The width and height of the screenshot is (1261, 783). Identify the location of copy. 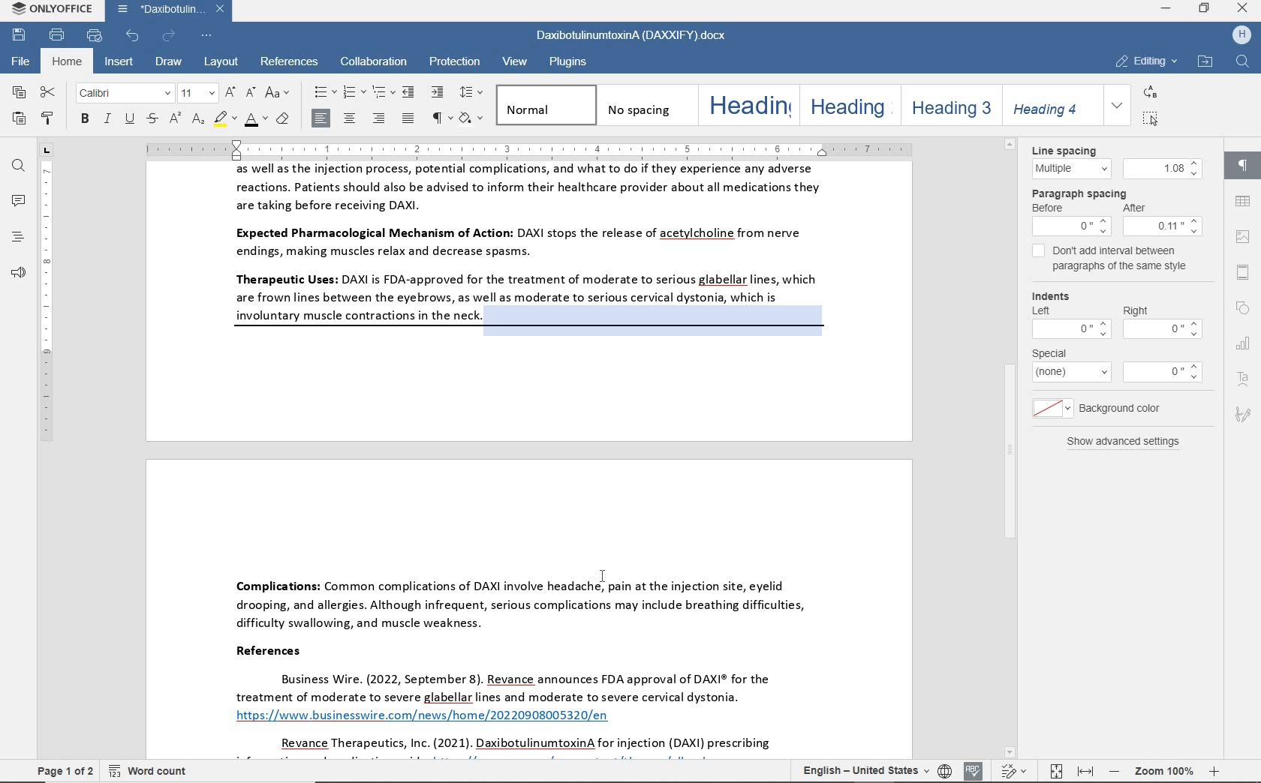
(20, 94).